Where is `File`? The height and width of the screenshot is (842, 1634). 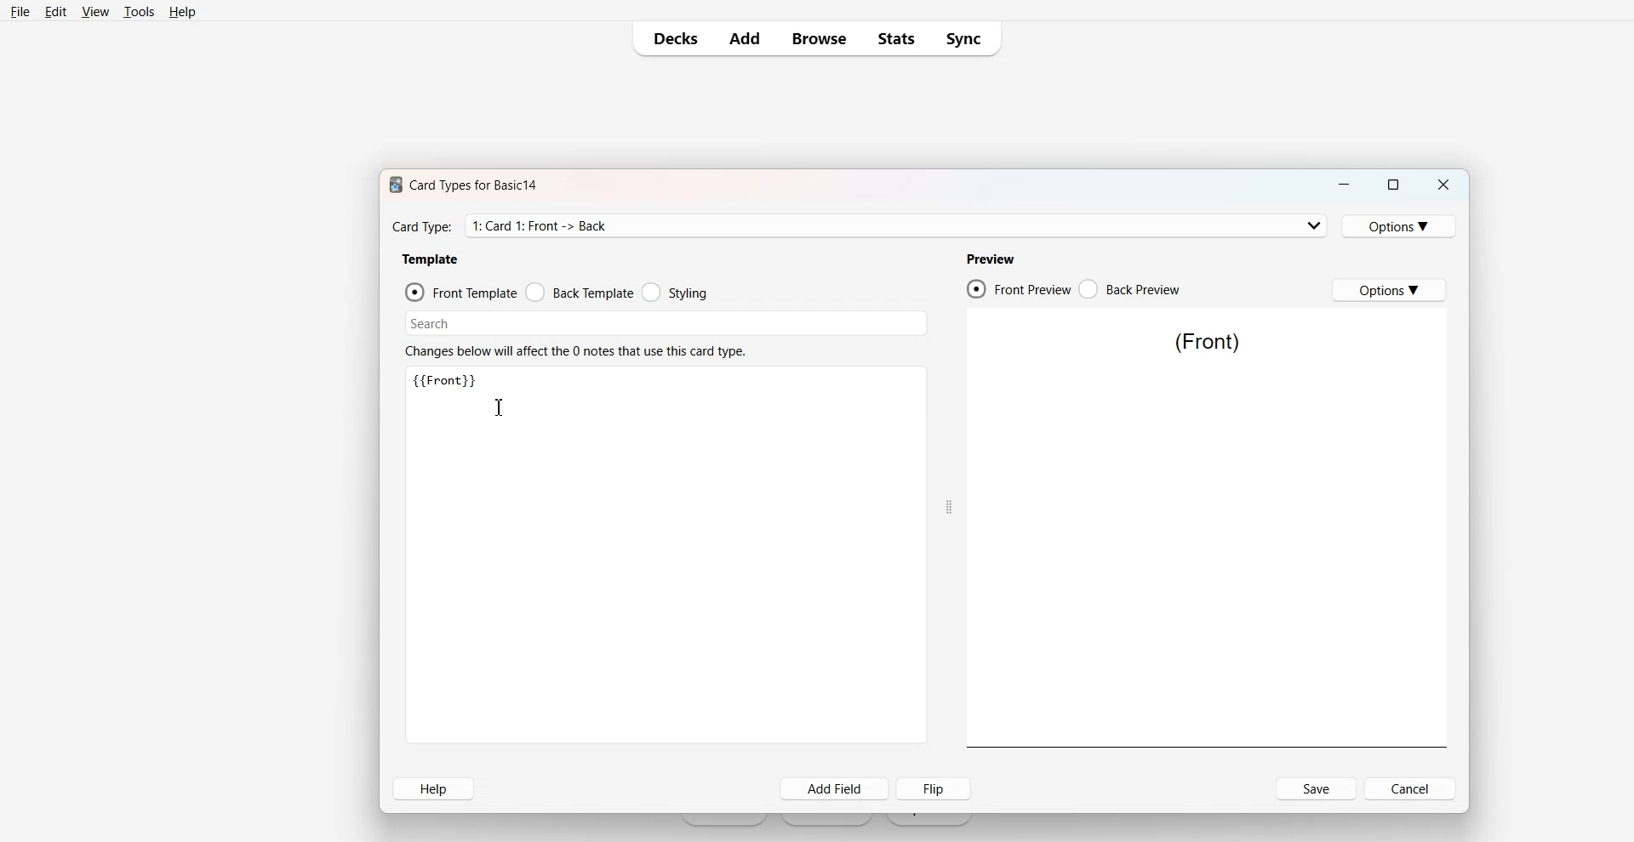 File is located at coordinates (21, 12).